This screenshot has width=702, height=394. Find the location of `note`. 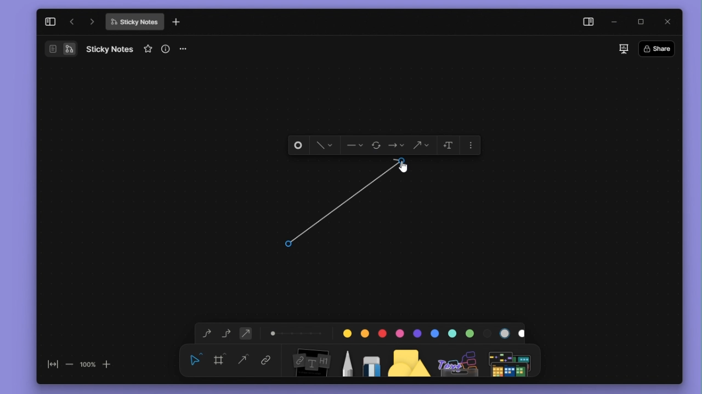

note is located at coordinates (310, 361).